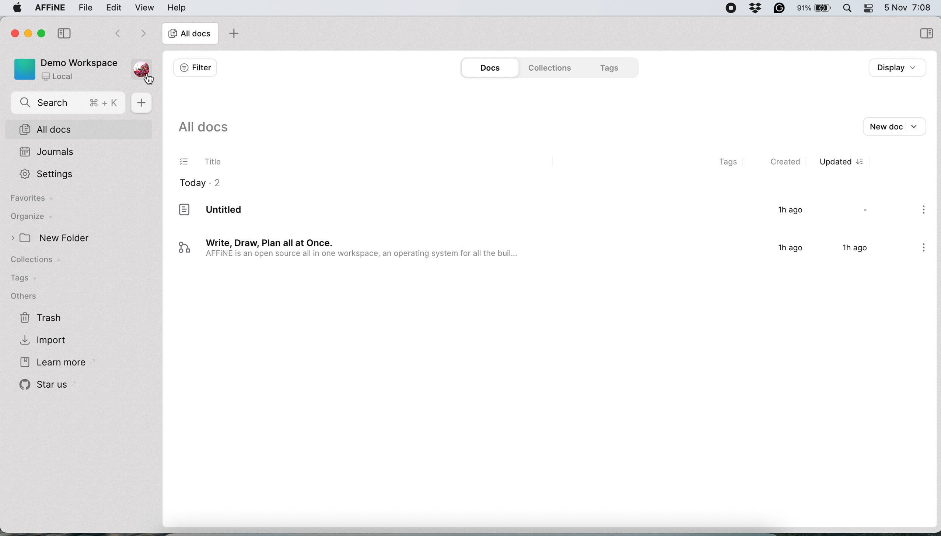  What do you see at coordinates (49, 8) in the screenshot?
I see `affine` at bounding box center [49, 8].